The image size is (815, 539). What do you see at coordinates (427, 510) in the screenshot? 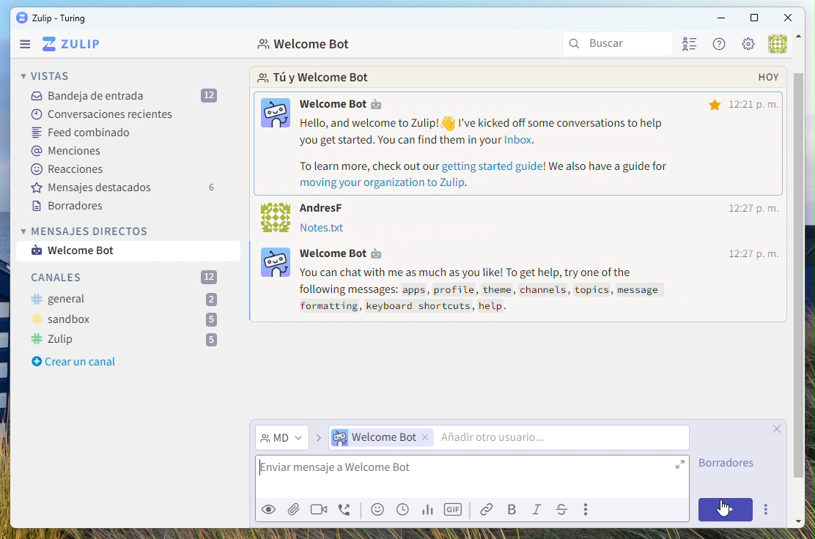
I see `stats` at bounding box center [427, 510].